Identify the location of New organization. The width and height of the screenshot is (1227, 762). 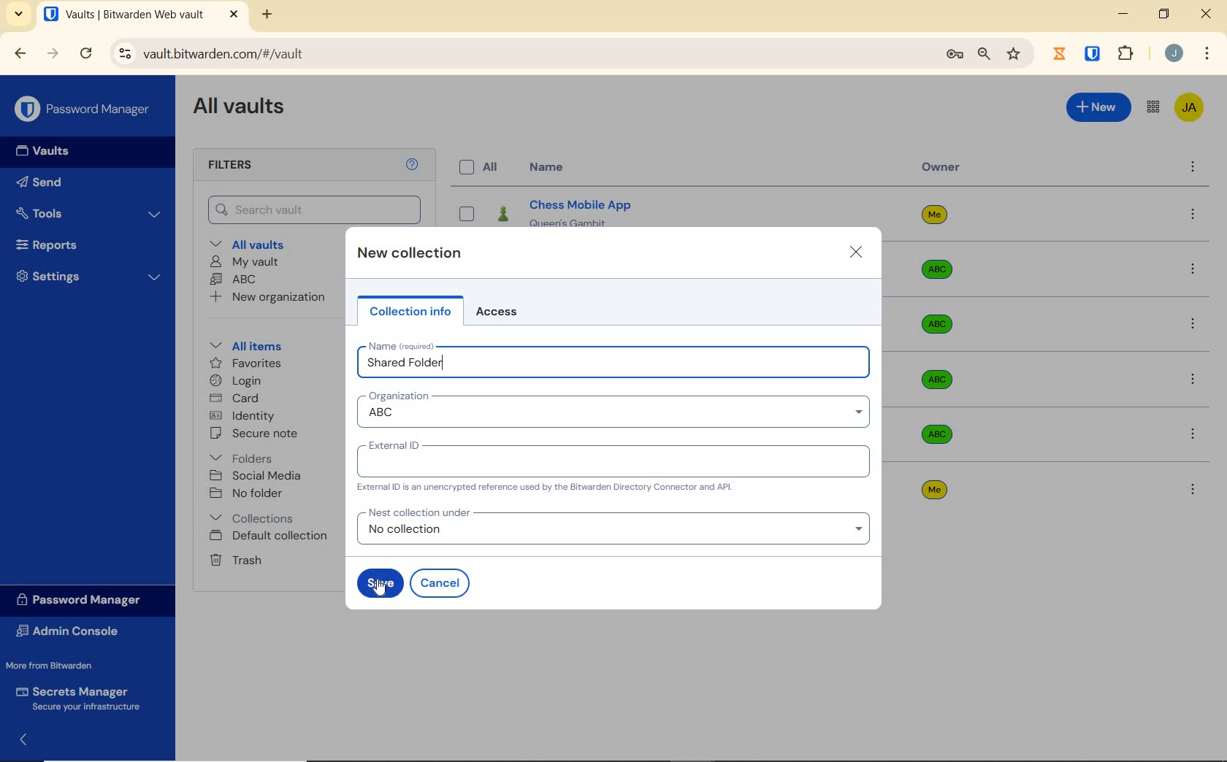
(275, 299).